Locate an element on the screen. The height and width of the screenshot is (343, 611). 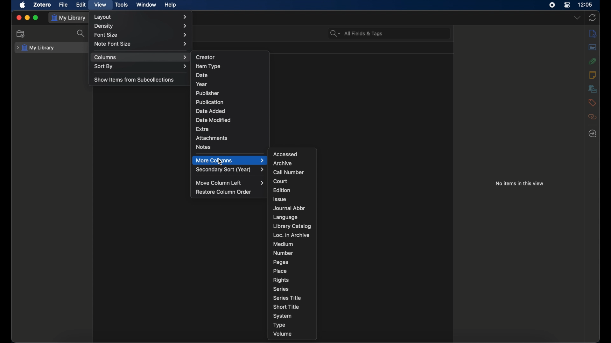
time is located at coordinates (586, 4).